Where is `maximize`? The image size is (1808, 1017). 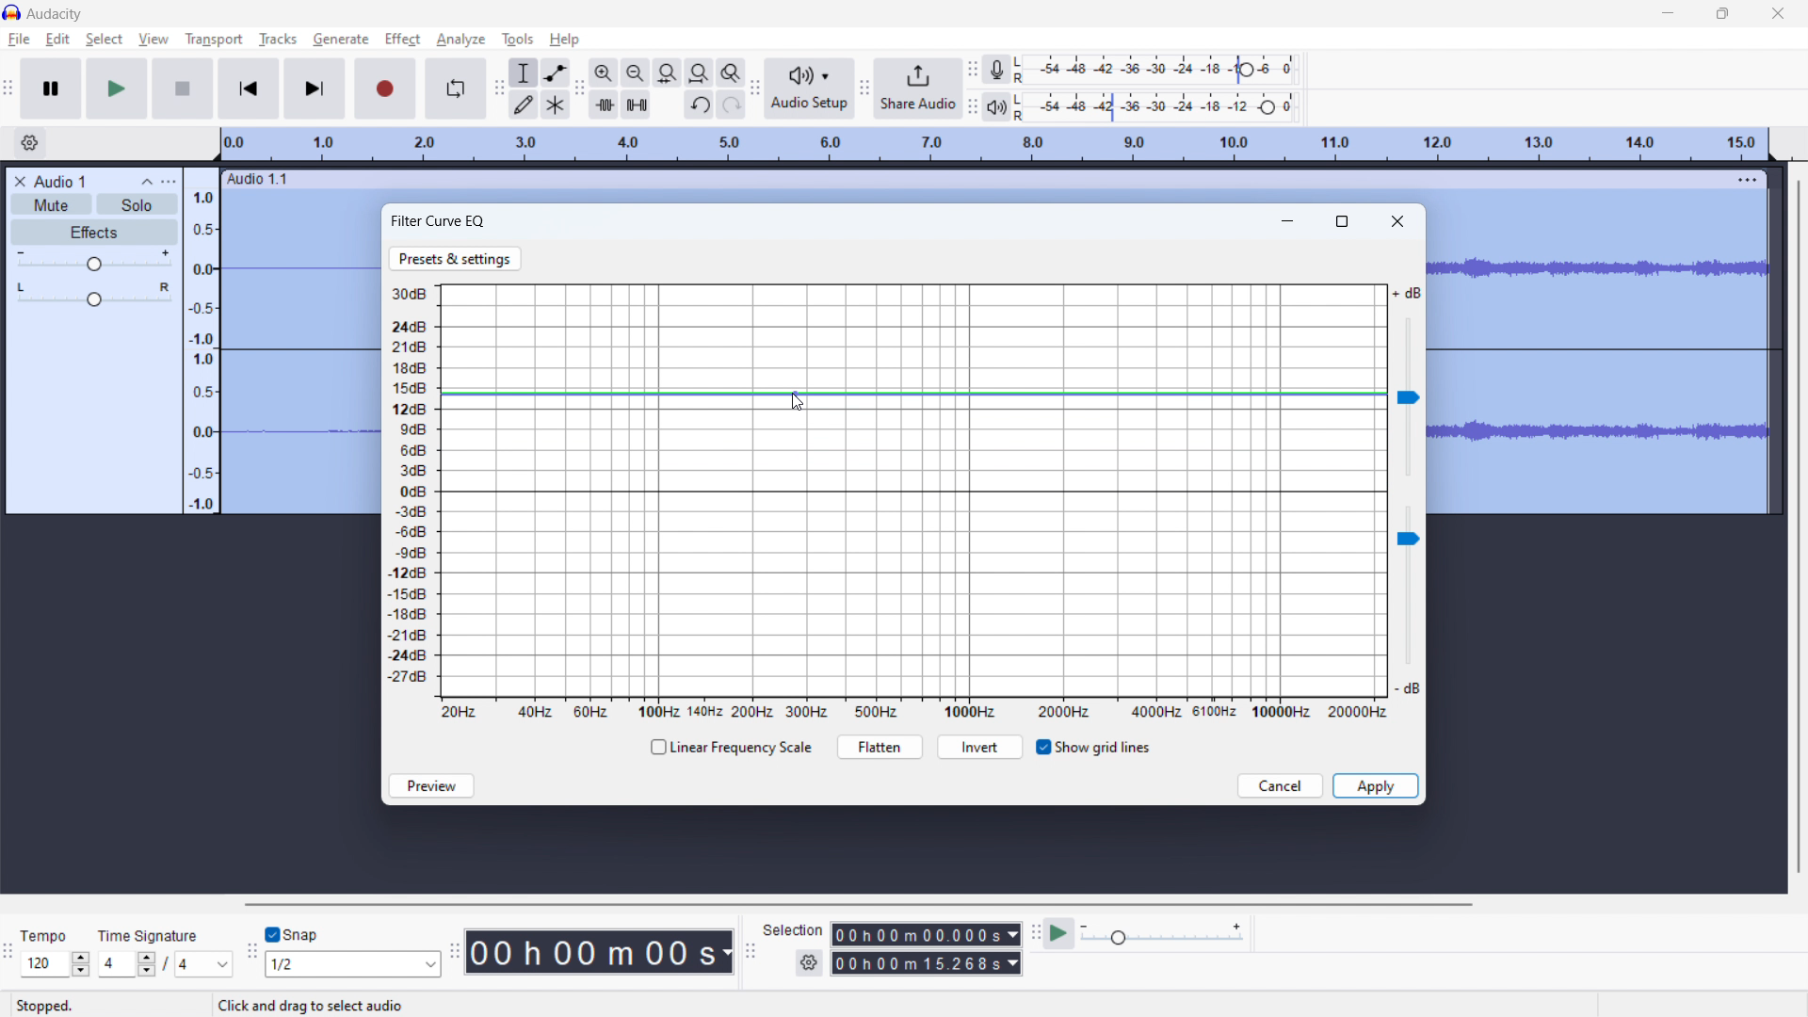
maximize is located at coordinates (1722, 13).